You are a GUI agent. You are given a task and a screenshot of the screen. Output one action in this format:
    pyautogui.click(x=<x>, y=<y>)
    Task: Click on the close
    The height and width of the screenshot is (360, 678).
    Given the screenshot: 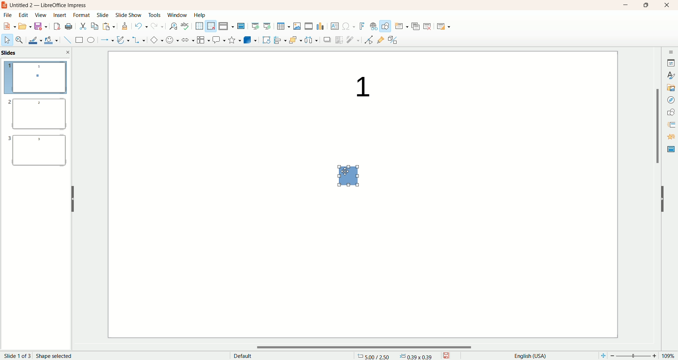 What is the action you would take?
    pyautogui.click(x=68, y=52)
    